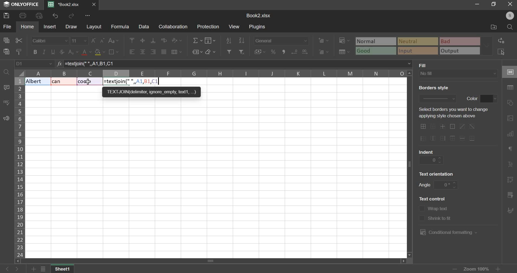 This screenshot has height=273, width=517. Describe the element at coordinates (507, 15) in the screenshot. I see `user's account` at that location.